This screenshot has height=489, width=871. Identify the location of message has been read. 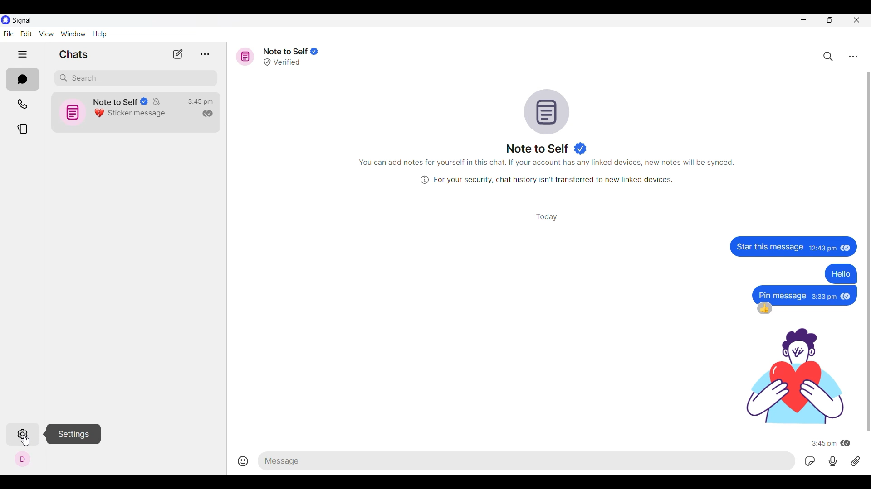
(847, 297).